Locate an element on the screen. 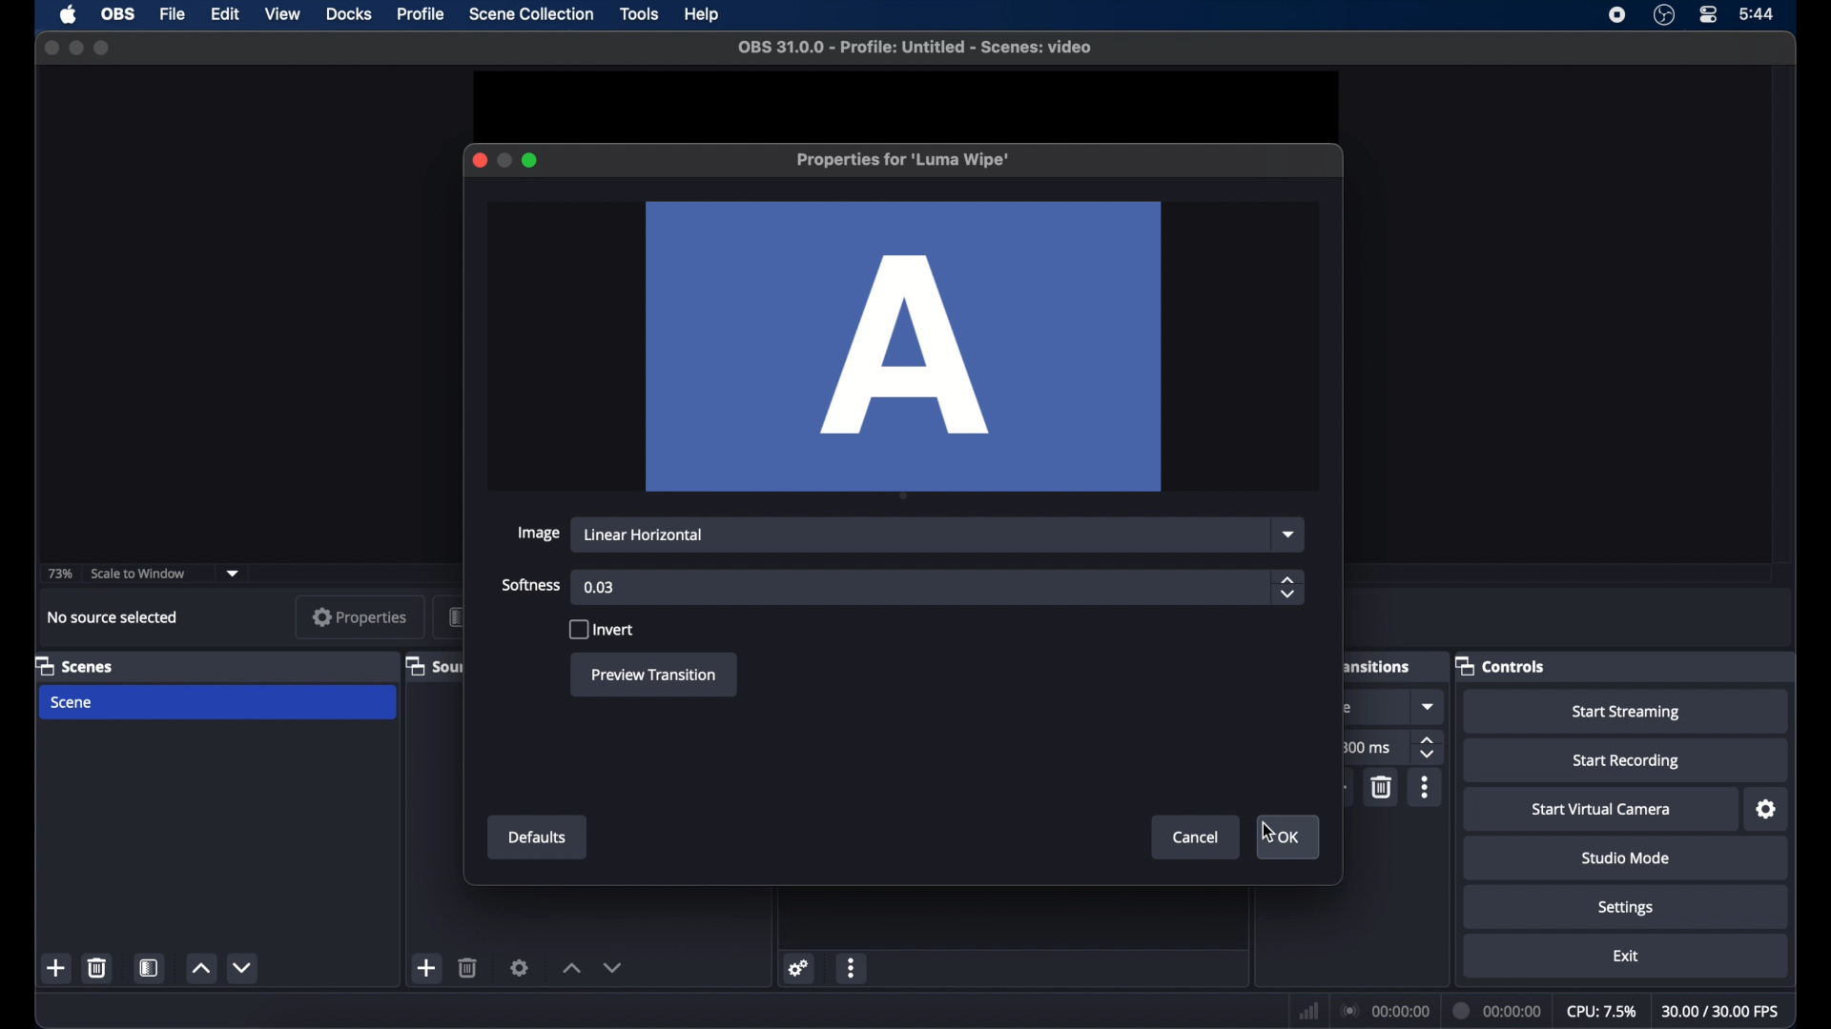  delete is located at coordinates (97, 969).